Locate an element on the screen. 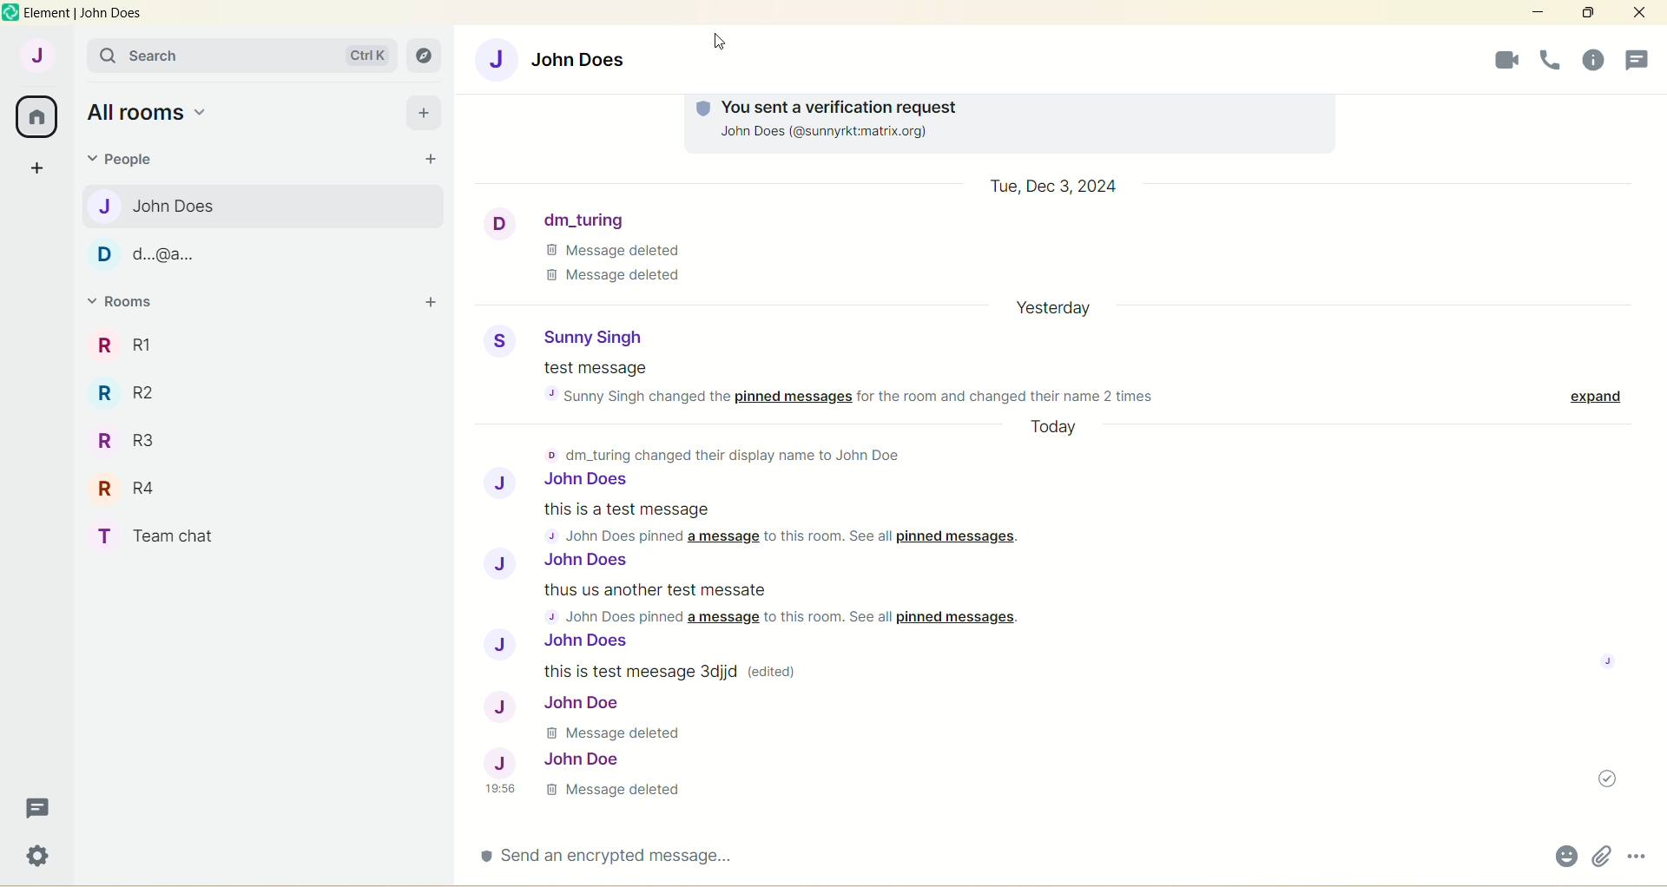 The height and width of the screenshot is (887, 1667). dm_turing is located at coordinates (564, 218).